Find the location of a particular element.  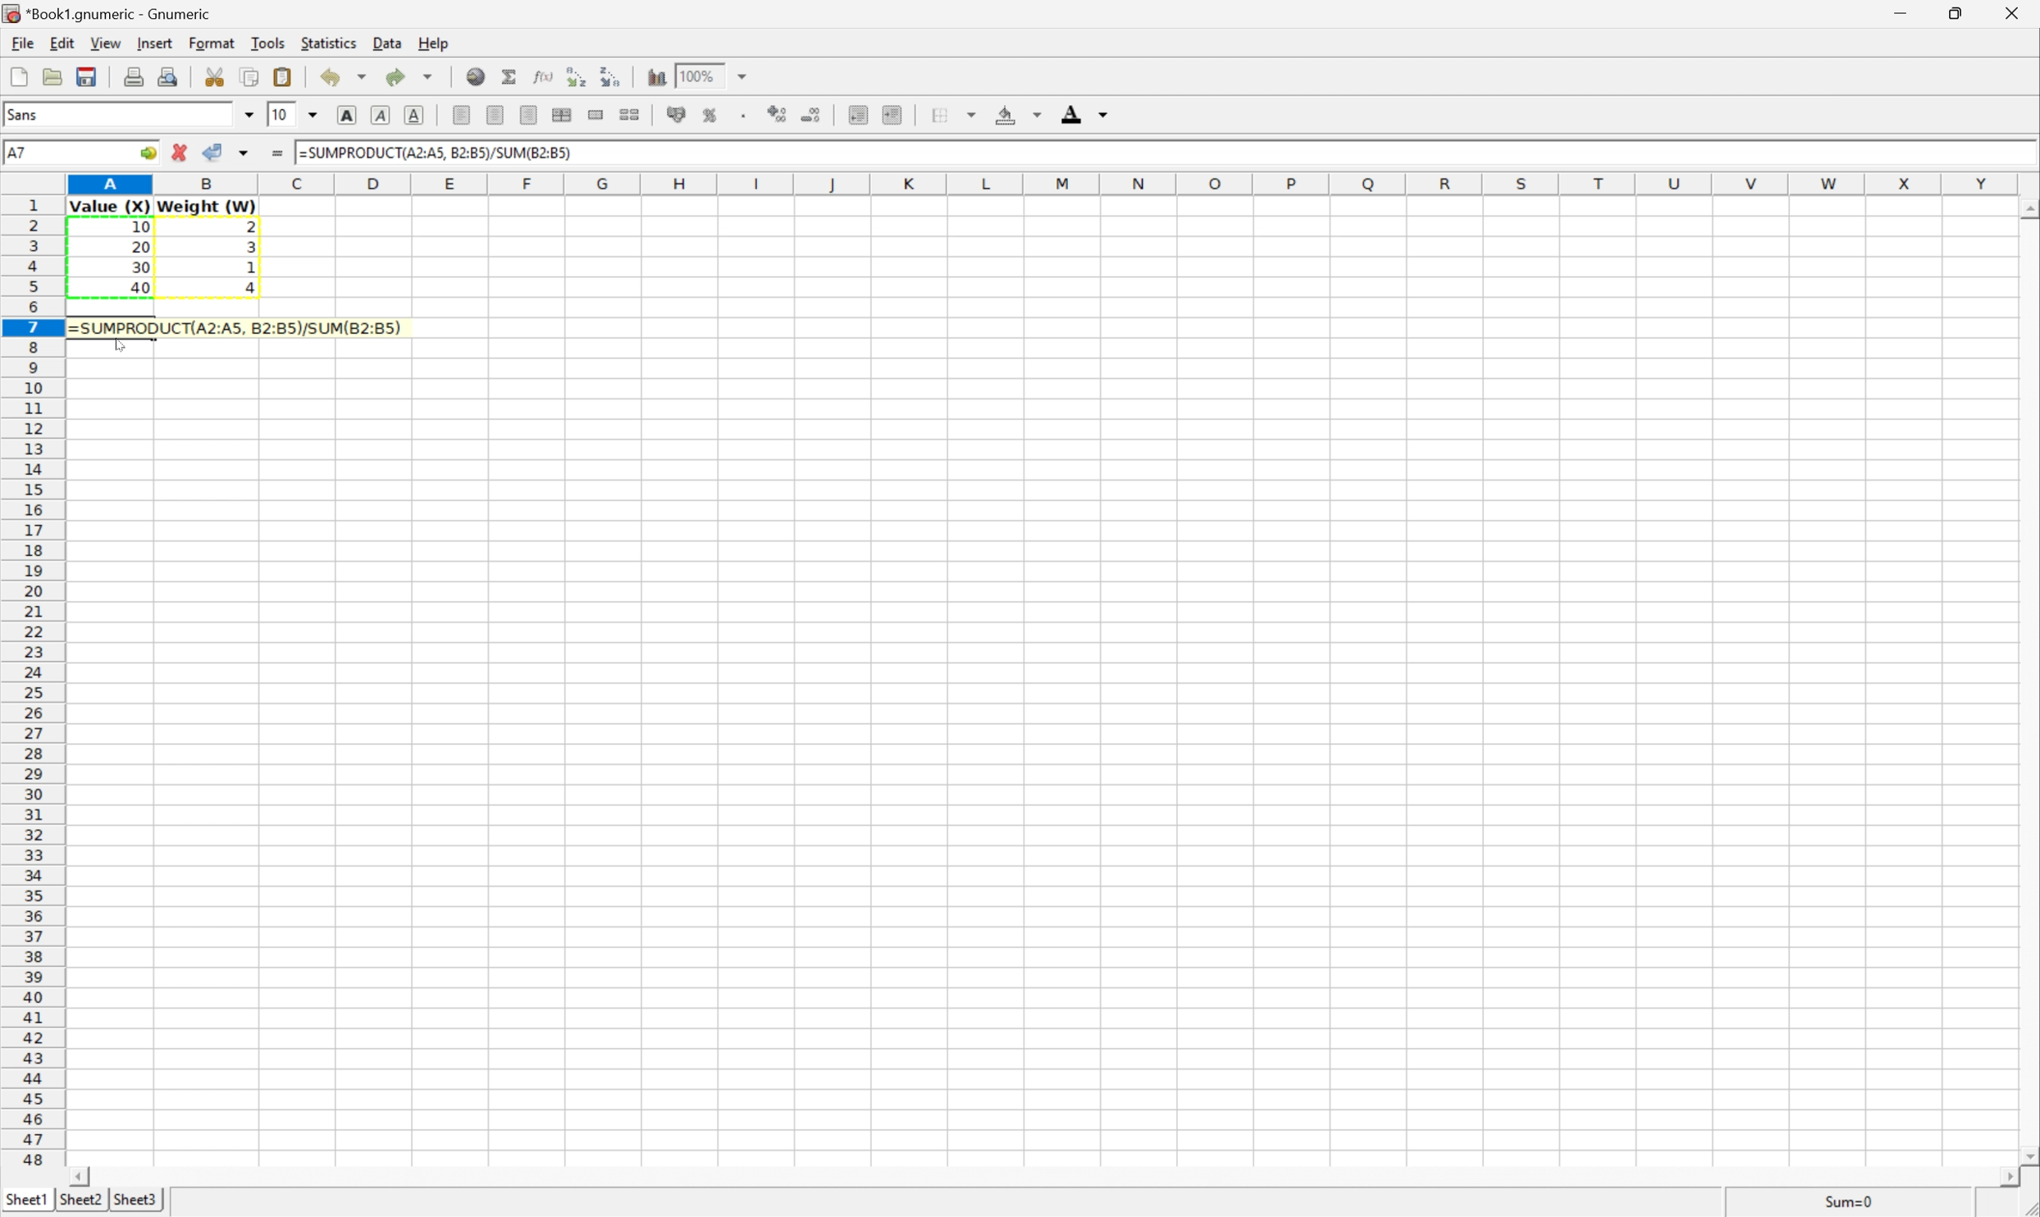

Edit function in current cell is located at coordinates (543, 77).